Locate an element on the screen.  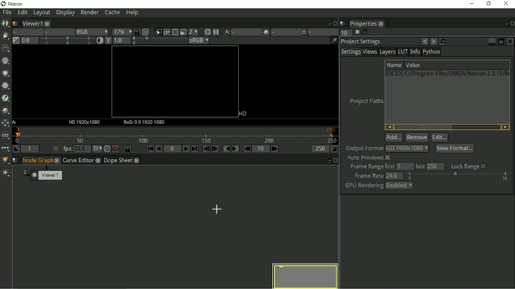
frame rate is located at coordinates (428, 176).